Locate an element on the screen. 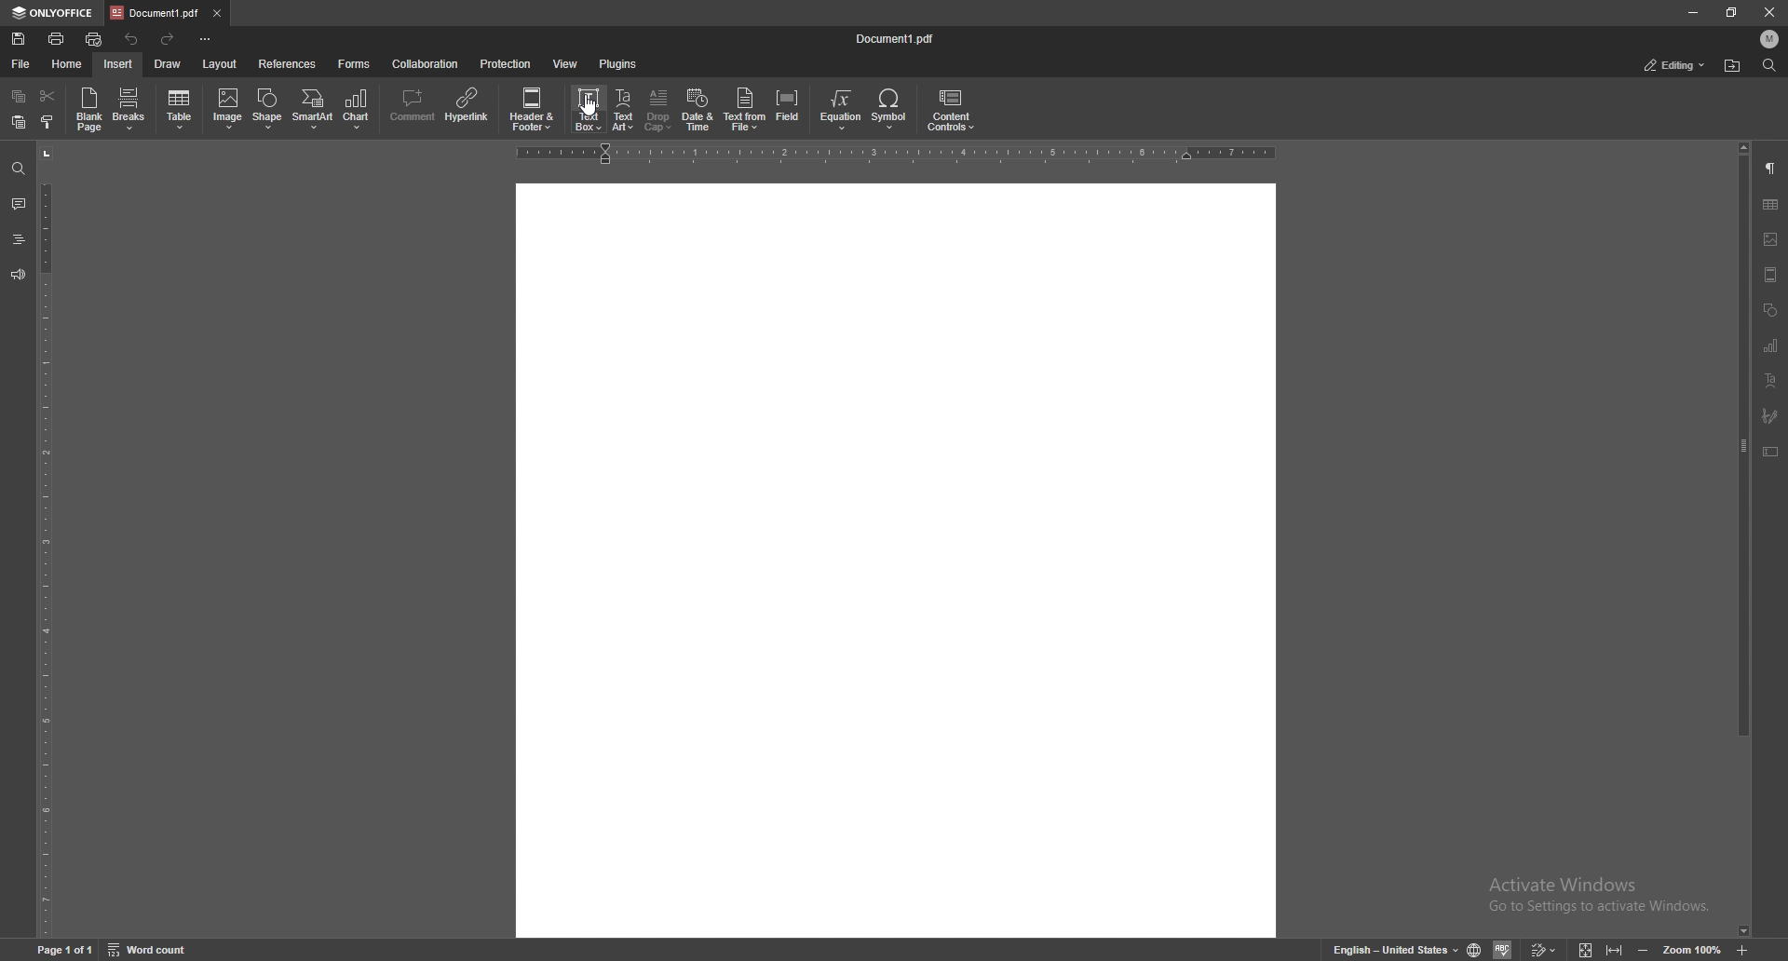  image is located at coordinates (228, 108).